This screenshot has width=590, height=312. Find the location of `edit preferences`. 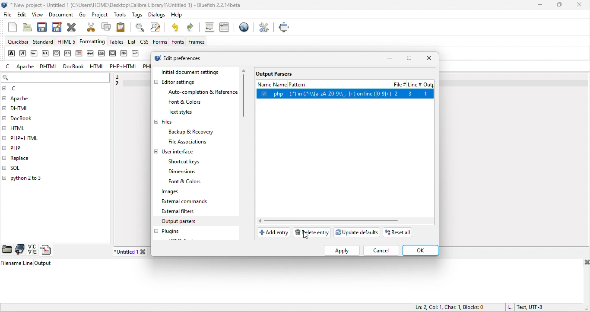

edit preferences is located at coordinates (186, 58).